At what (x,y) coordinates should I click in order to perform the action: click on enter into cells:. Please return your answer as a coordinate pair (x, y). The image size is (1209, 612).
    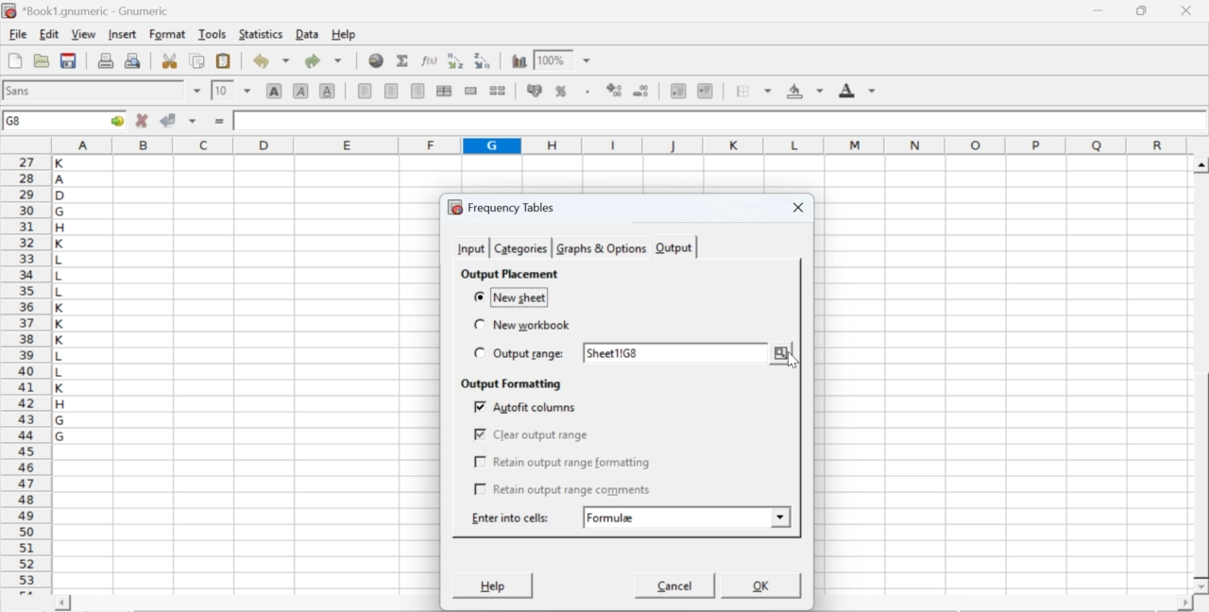
    Looking at the image, I should click on (512, 518).